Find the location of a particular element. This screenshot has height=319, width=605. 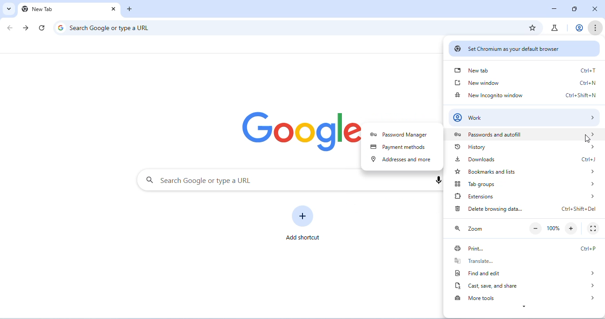

search tabs is located at coordinates (9, 9).